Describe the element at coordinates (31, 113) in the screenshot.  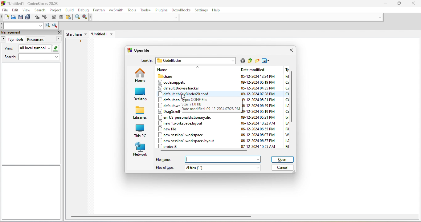
I see `sidebar` at that location.